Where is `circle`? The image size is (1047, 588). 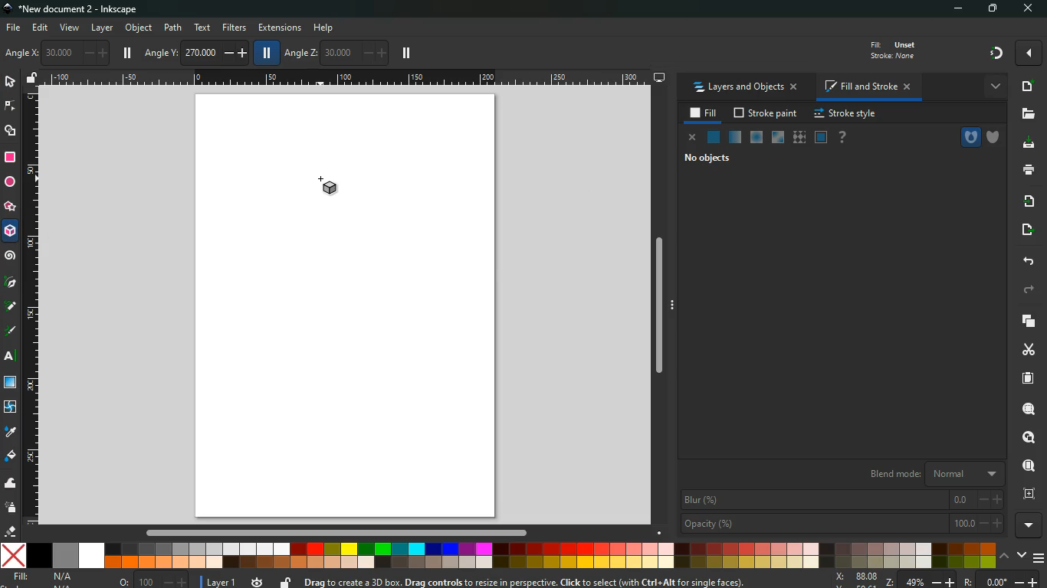 circle is located at coordinates (10, 184).